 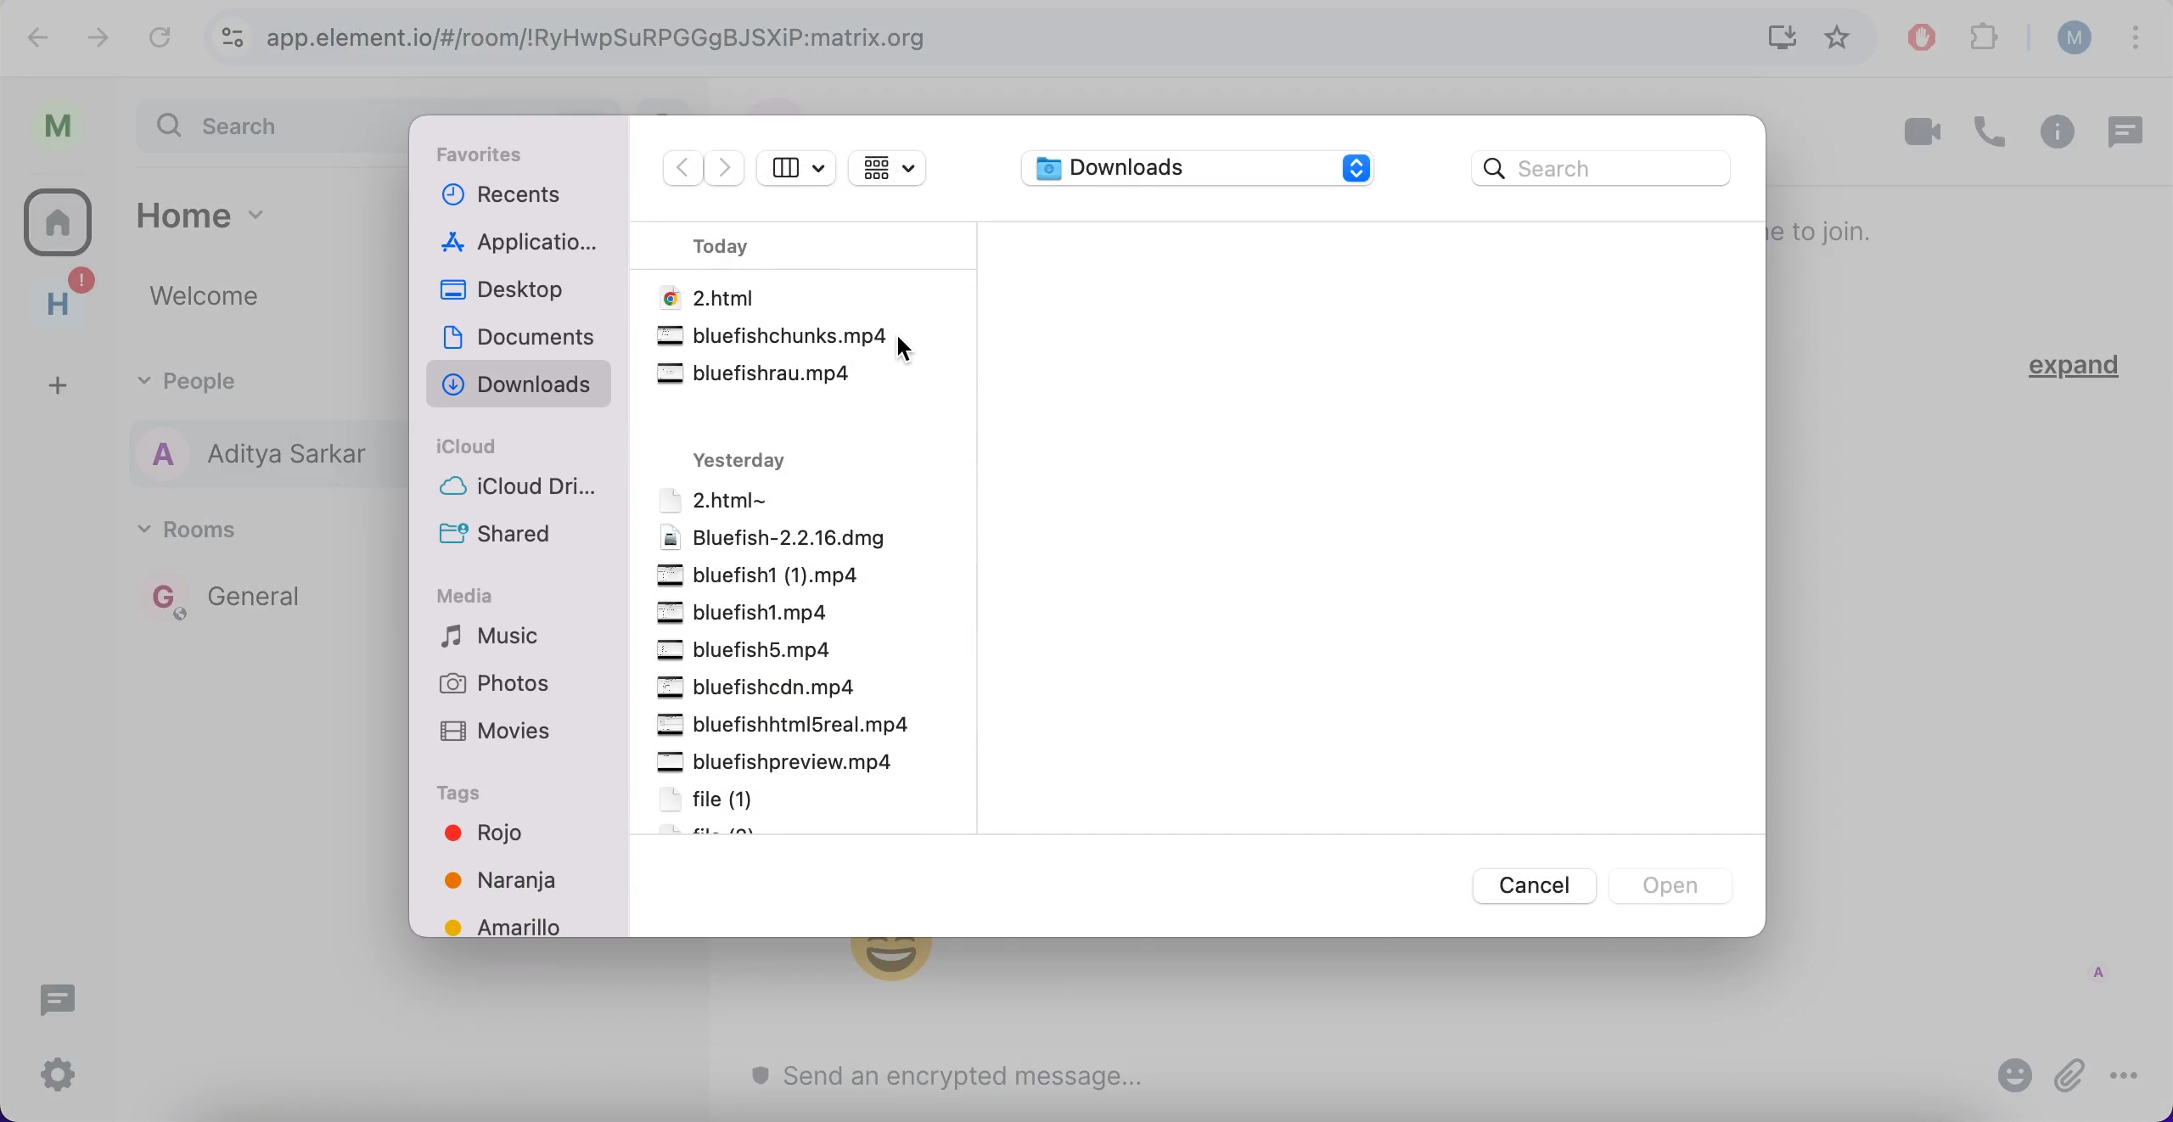 What do you see at coordinates (525, 486) in the screenshot?
I see `icloud drive` at bounding box center [525, 486].